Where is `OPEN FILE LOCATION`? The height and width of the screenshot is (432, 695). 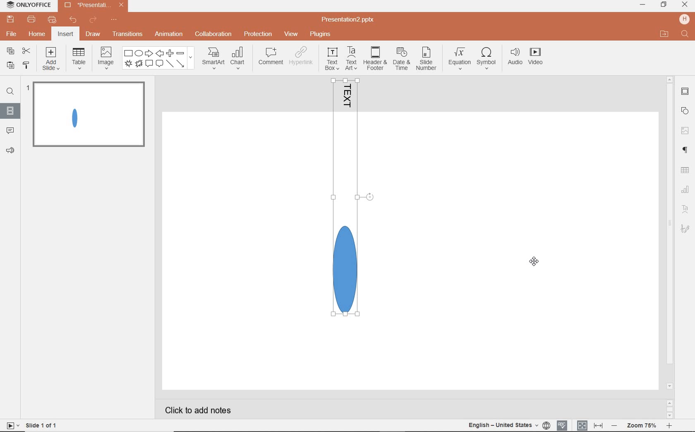
OPEN FILE LOCATION is located at coordinates (663, 33).